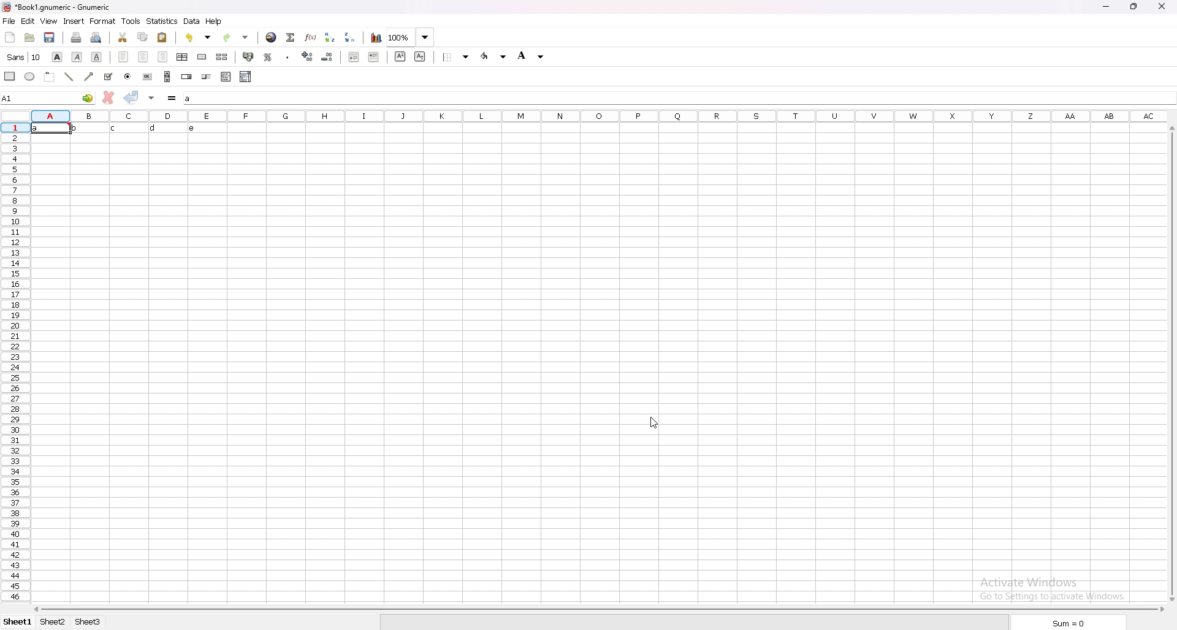 Image resolution: width=1177 pixels, height=630 pixels. I want to click on thousand separator, so click(288, 56).